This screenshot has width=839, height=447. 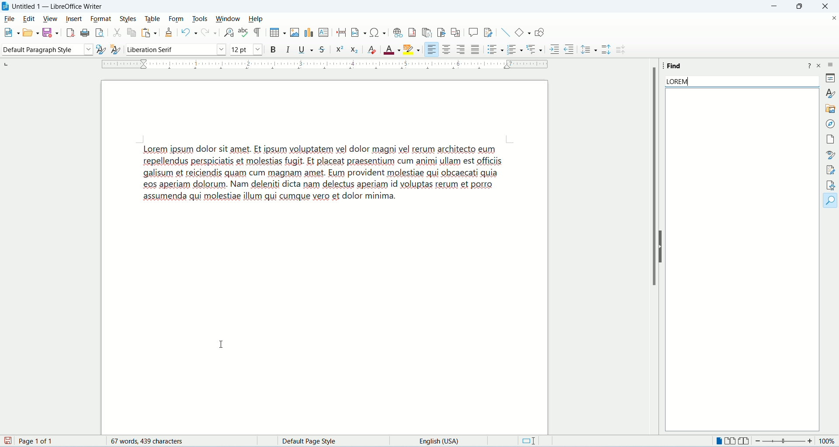 I want to click on undo, so click(x=185, y=33).